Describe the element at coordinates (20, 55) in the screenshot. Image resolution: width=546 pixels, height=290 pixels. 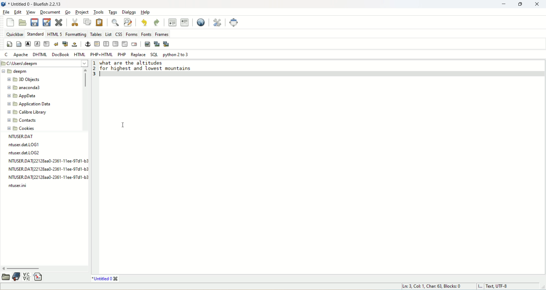
I see `Apache` at that location.